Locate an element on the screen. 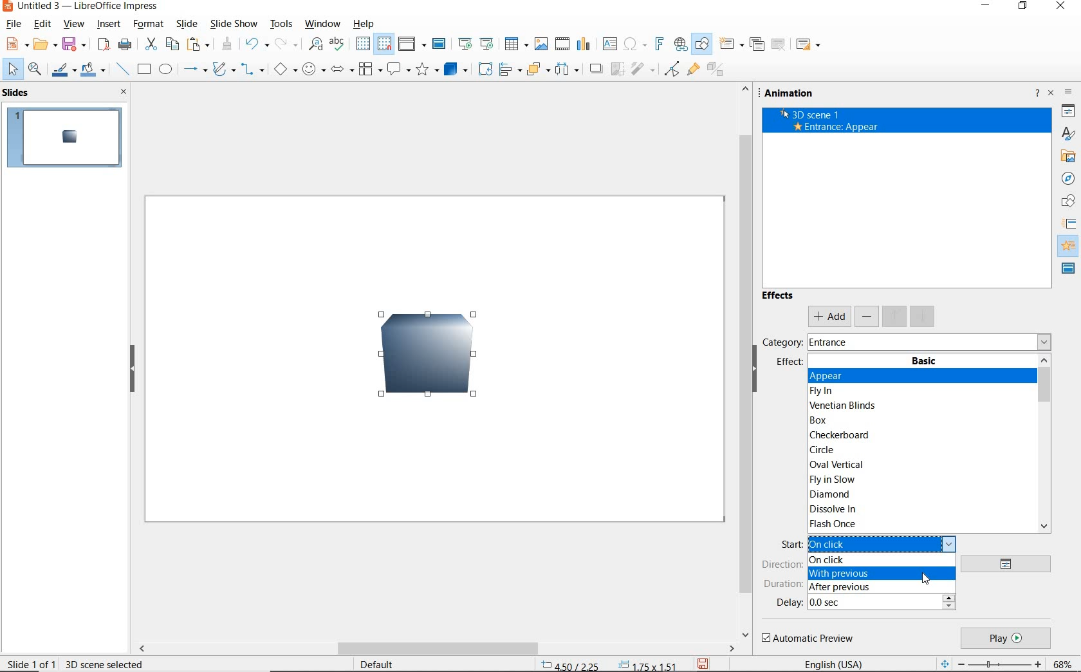  insert table is located at coordinates (516, 44).